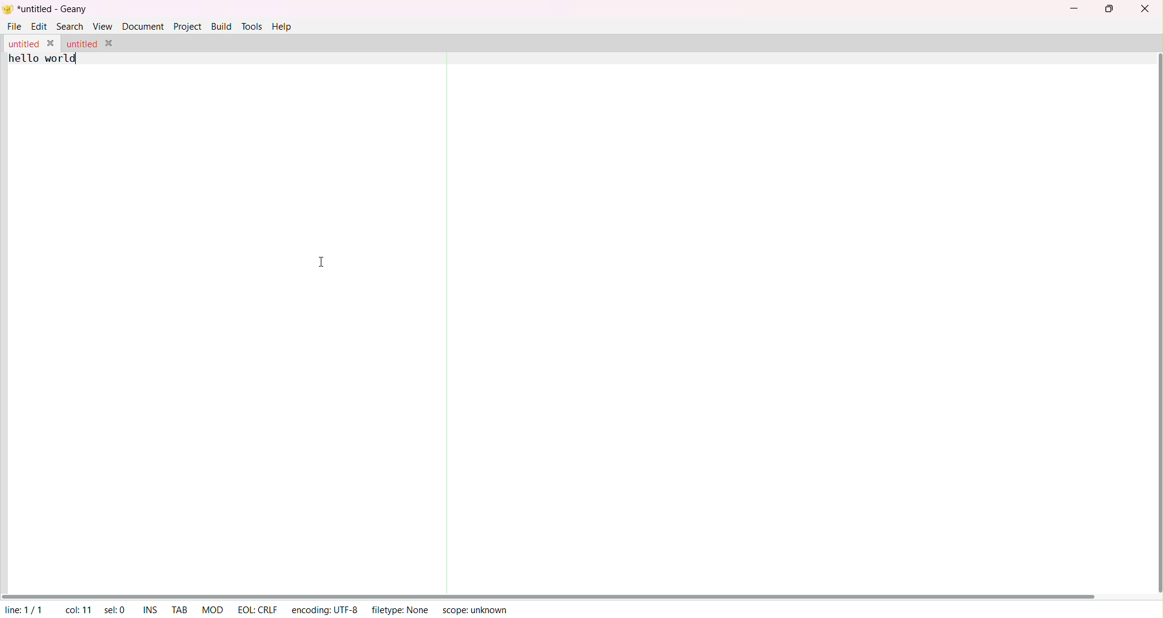 This screenshot has height=618, width=1163. What do you see at coordinates (82, 44) in the screenshot?
I see `untitled` at bounding box center [82, 44].